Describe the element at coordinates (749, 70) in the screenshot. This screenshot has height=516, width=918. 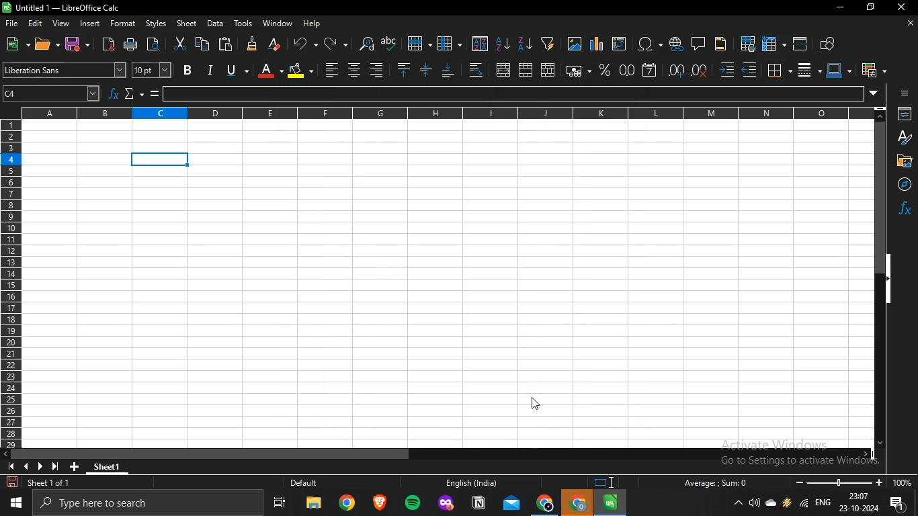
I see `decrease indent` at that location.